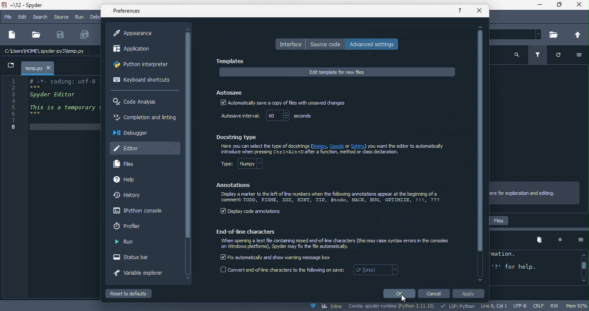 This screenshot has height=311, width=589. What do you see at coordinates (480, 11) in the screenshot?
I see `close` at bounding box center [480, 11].